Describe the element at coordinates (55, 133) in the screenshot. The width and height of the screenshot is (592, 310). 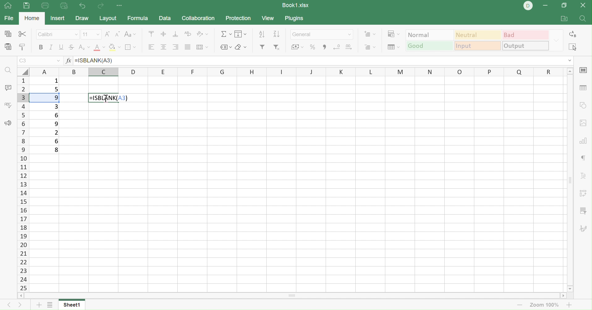
I see `2` at that location.